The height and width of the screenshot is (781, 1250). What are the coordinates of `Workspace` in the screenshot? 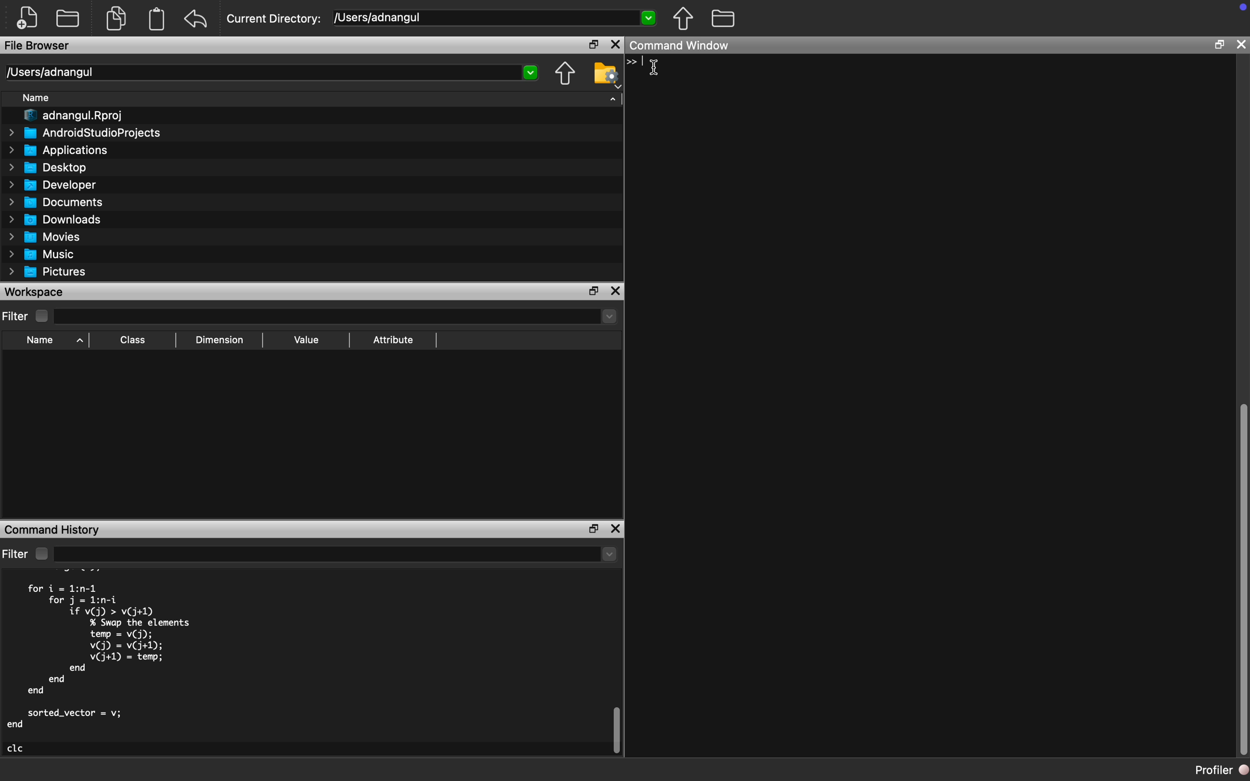 It's located at (37, 292).